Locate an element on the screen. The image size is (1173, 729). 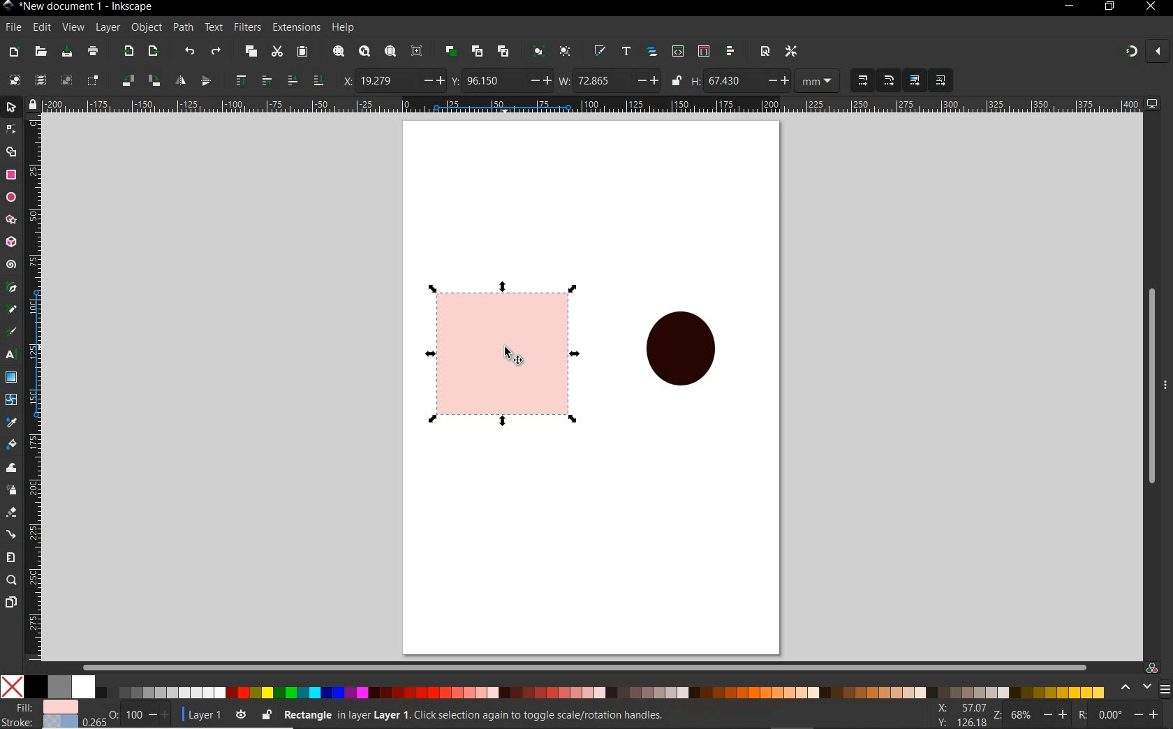
copy is located at coordinates (251, 52).